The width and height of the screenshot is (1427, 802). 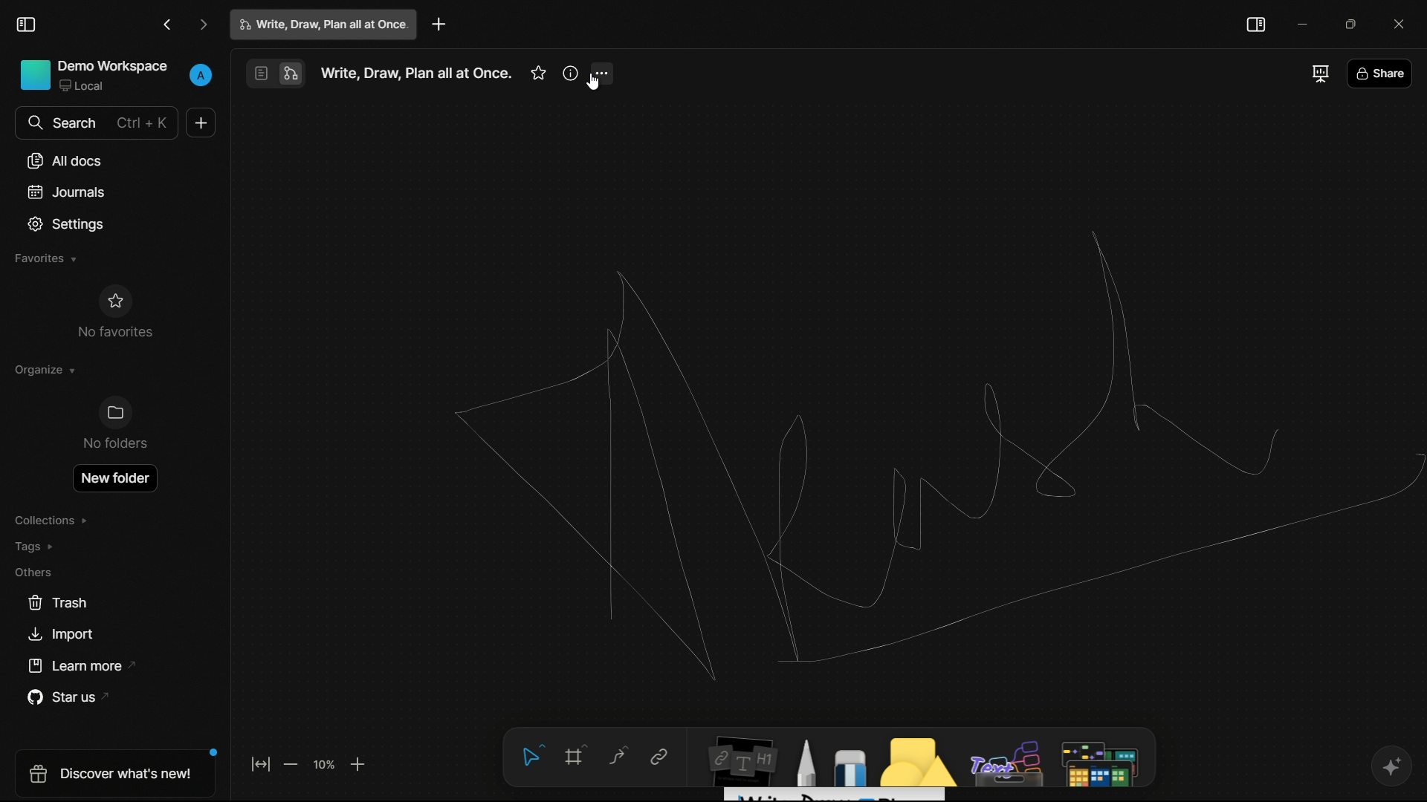 I want to click on new document, so click(x=201, y=124).